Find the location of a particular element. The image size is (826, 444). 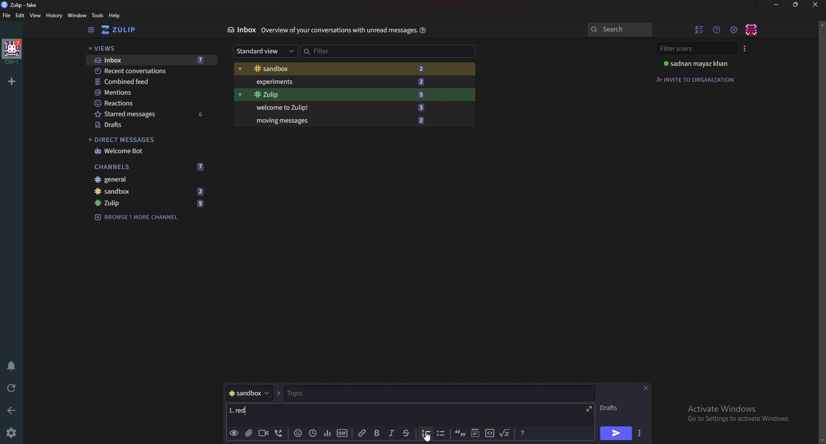

Global time is located at coordinates (312, 432).